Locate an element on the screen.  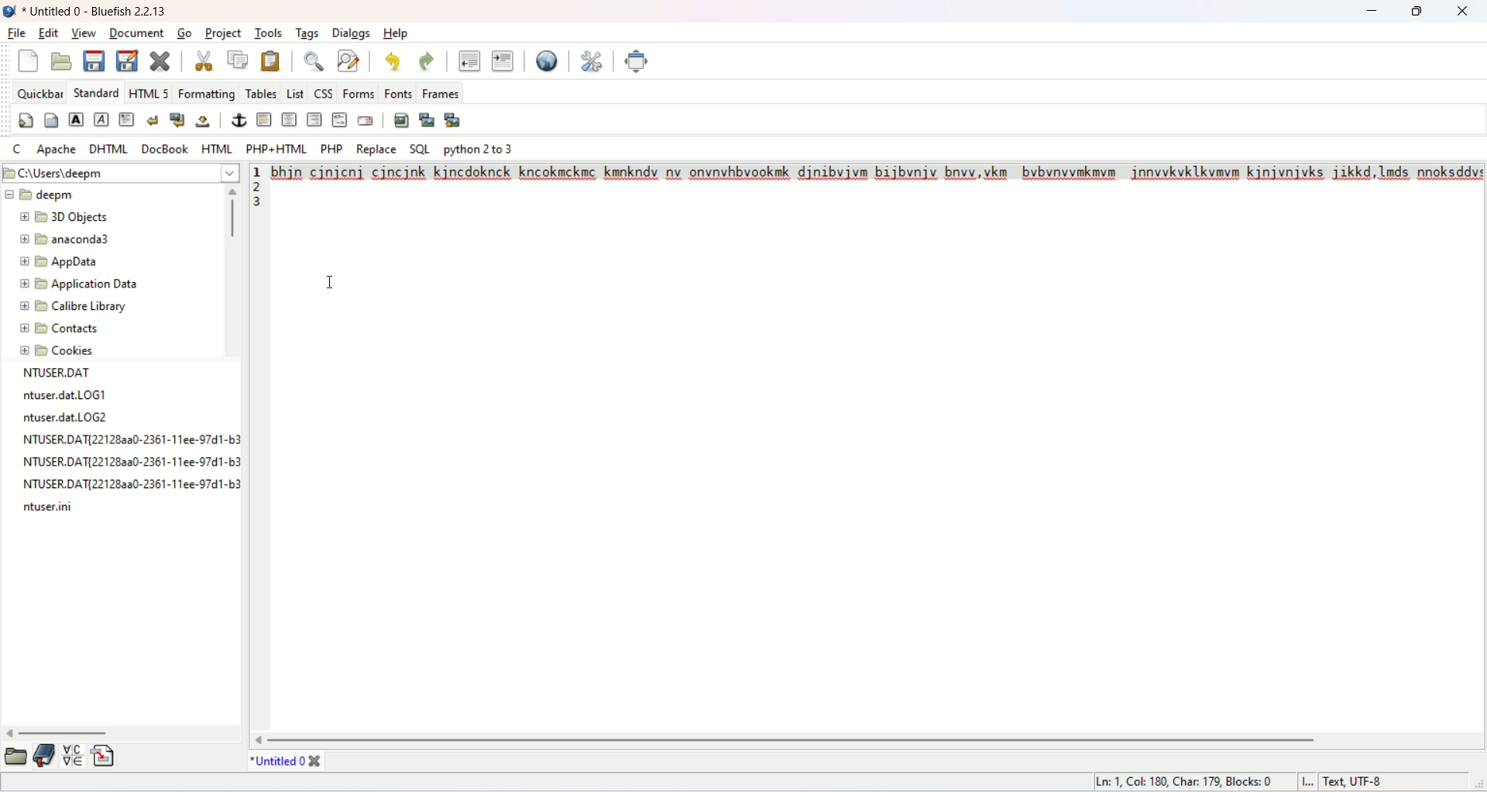
open file is located at coordinates (60, 60).